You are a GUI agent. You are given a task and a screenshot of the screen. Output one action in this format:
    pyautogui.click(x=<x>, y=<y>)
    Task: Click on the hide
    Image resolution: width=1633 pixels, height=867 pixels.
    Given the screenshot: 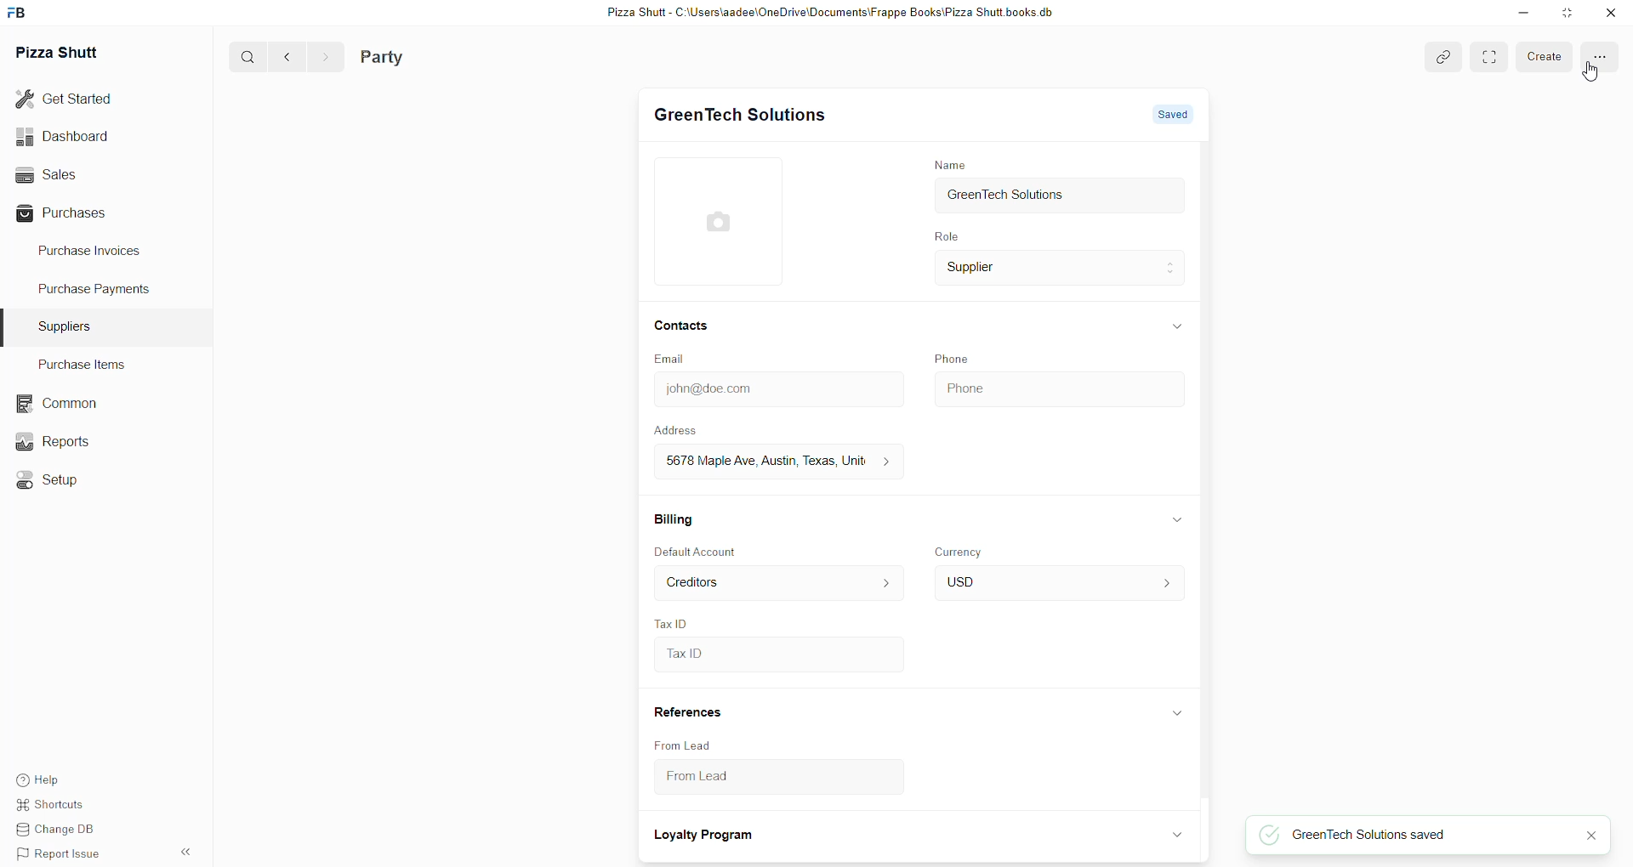 What is the action you would take?
    pyautogui.click(x=184, y=853)
    